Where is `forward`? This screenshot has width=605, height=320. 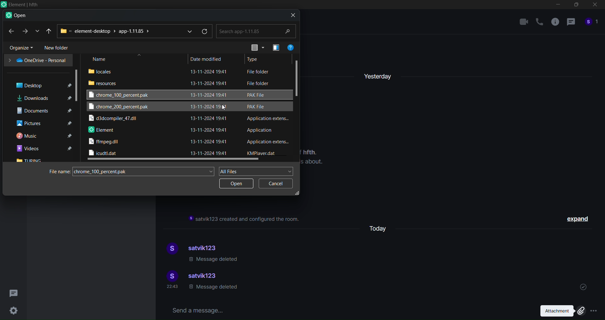
forward is located at coordinates (24, 31).